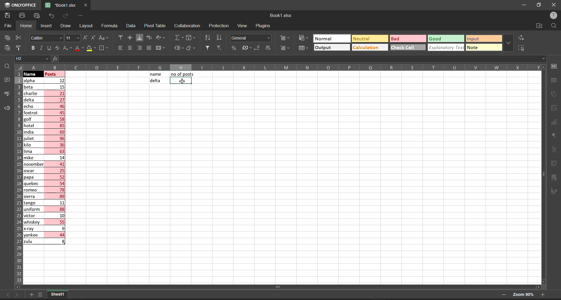 This screenshot has width=561, height=300. Describe the element at coordinates (20, 5) in the screenshot. I see `onlyoffice` at that location.